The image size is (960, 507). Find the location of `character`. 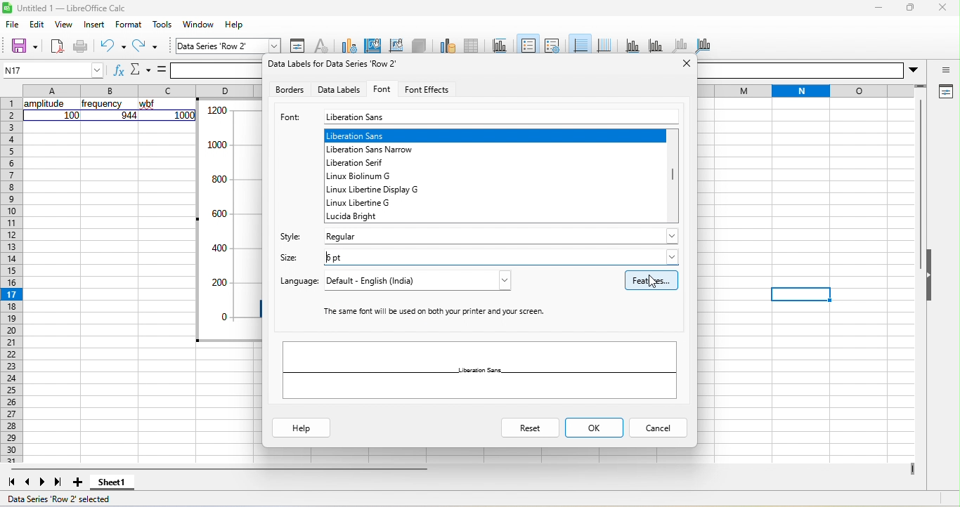

character is located at coordinates (323, 44).